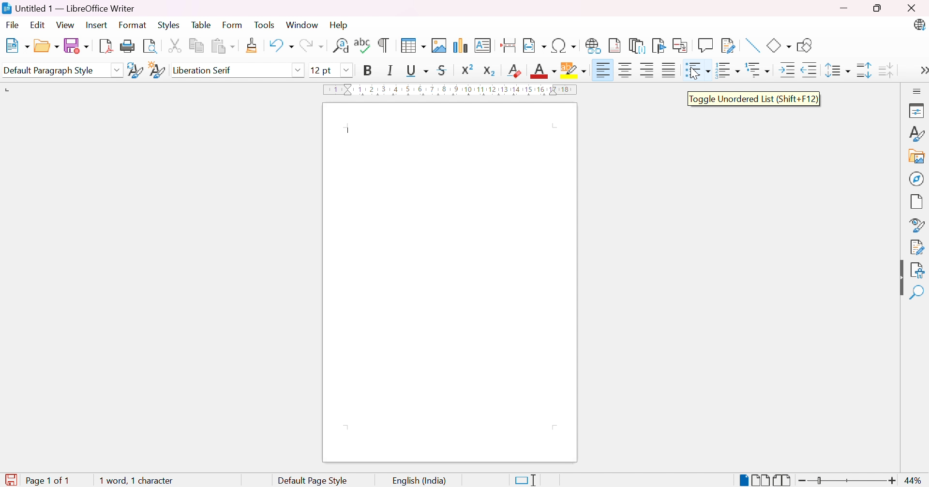  I want to click on Show draw functions, so click(806, 45).